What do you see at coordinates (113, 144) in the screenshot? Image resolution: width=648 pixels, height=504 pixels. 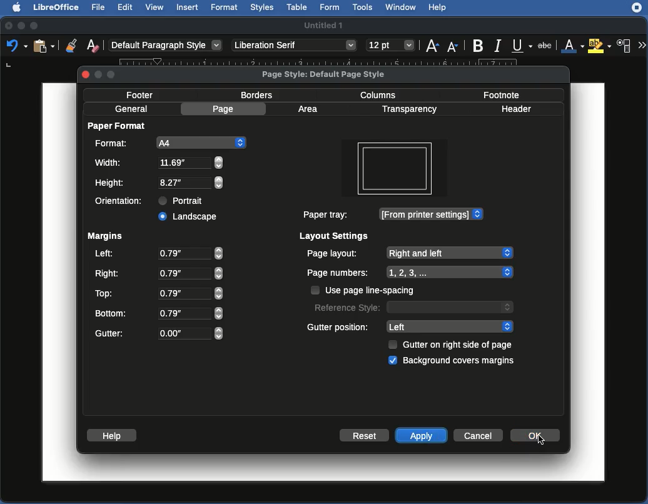 I see `Format` at bounding box center [113, 144].